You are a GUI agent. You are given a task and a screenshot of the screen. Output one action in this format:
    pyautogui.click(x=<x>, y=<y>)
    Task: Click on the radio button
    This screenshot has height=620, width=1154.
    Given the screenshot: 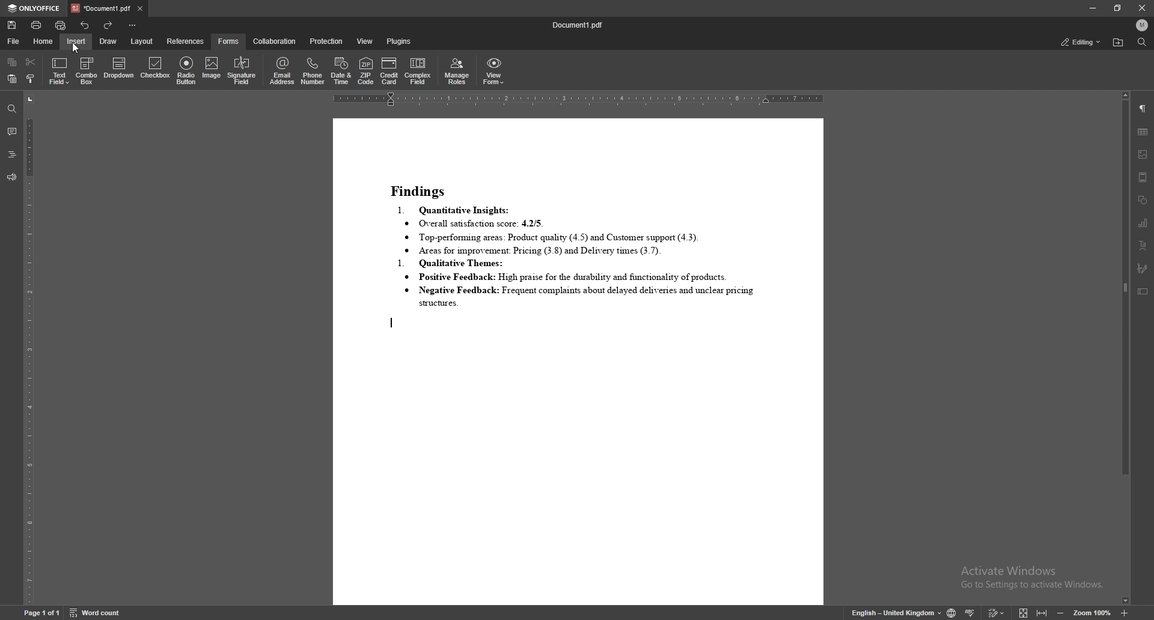 What is the action you would take?
    pyautogui.click(x=186, y=71)
    